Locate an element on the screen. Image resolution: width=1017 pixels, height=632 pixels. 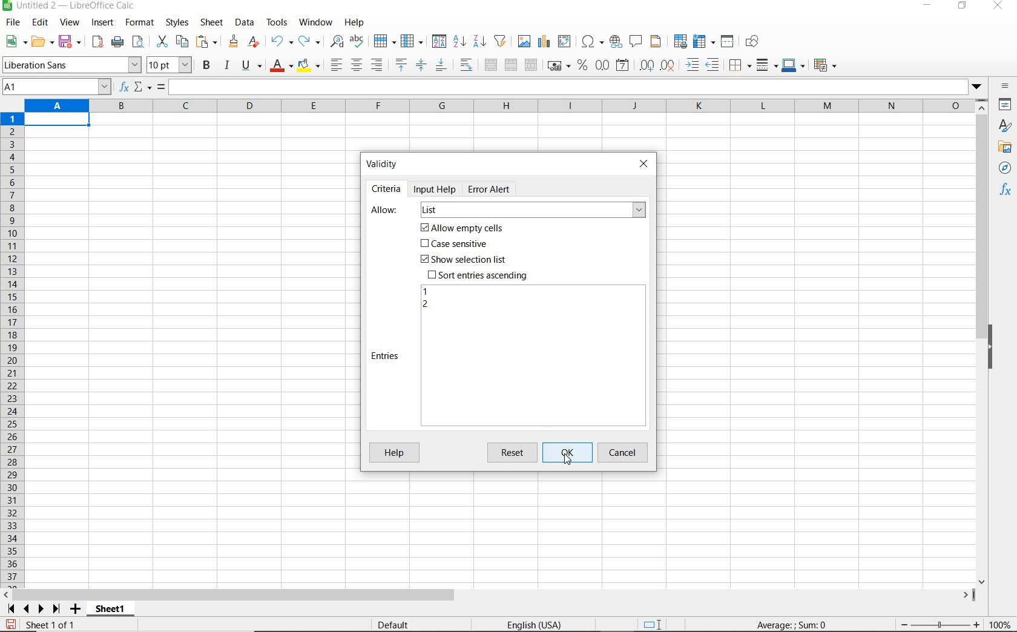
dropdown is located at coordinates (978, 88).